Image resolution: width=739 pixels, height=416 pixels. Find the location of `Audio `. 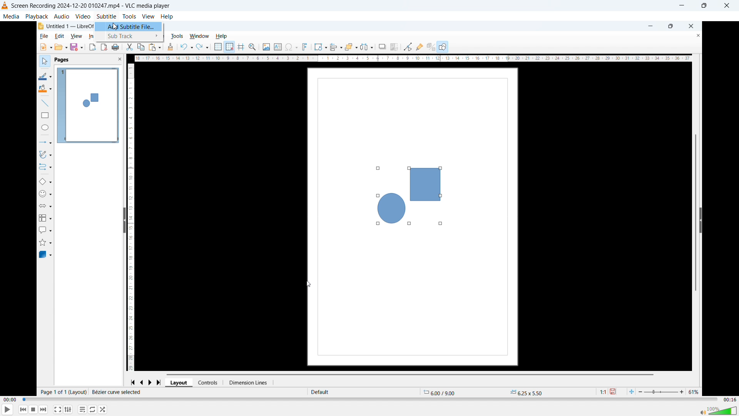

Audio  is located at coordinates (62, 16).